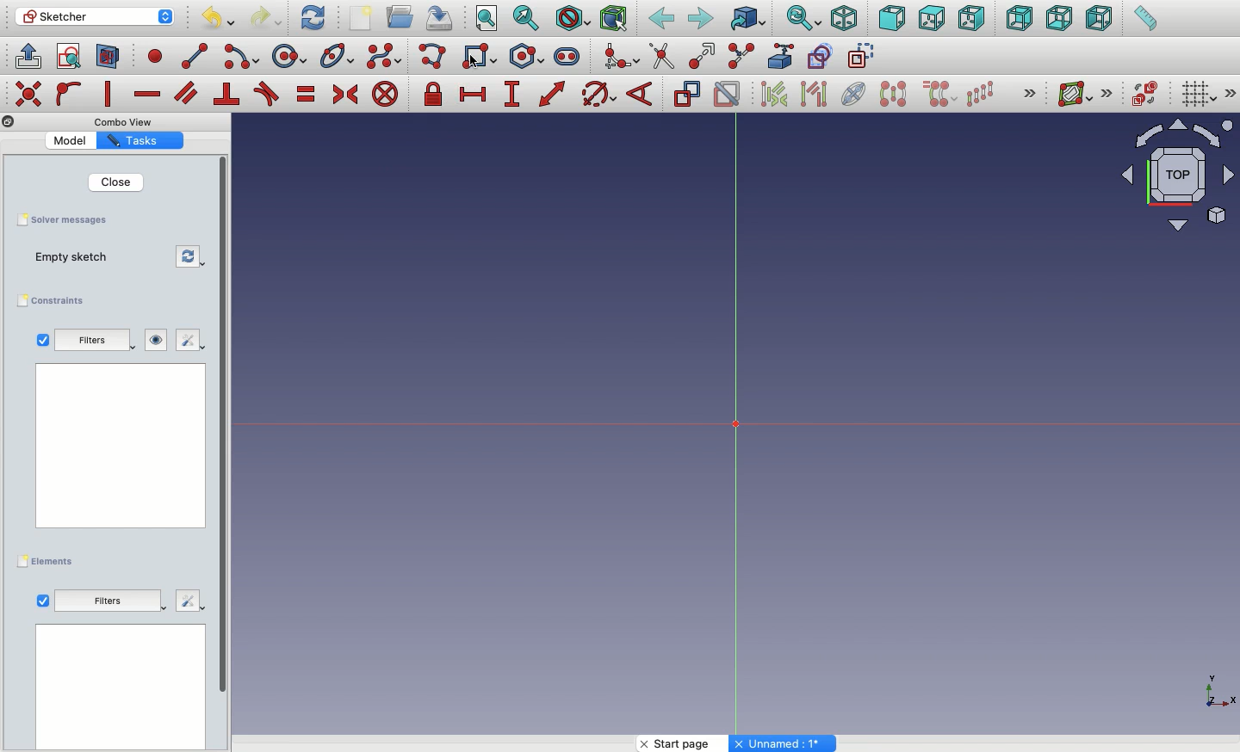 This screenshot has width=1240, height=752. What do you see at coordinates (568, 56) in the screenshot?
I see `Slot` at bounding box center [568, 56].